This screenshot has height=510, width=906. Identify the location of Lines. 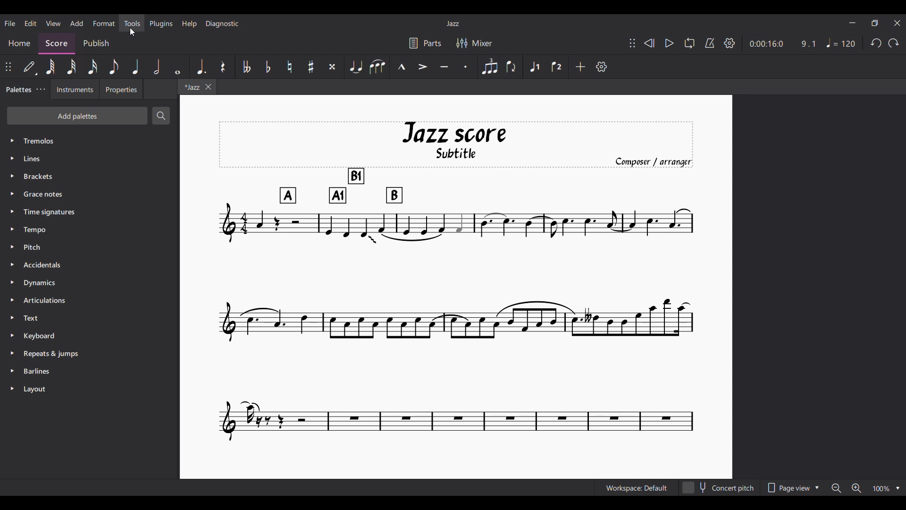
(90, 158).